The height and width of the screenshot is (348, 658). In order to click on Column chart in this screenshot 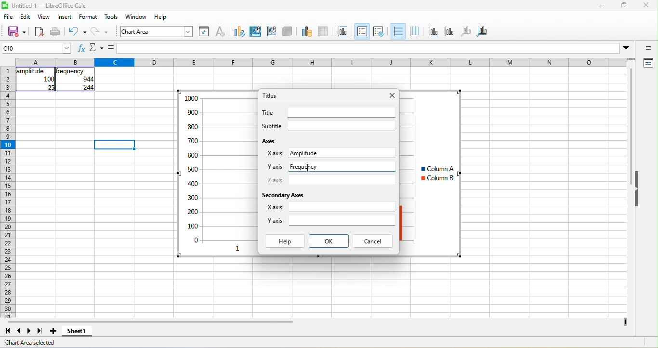, I will do `click(431, 173)`.